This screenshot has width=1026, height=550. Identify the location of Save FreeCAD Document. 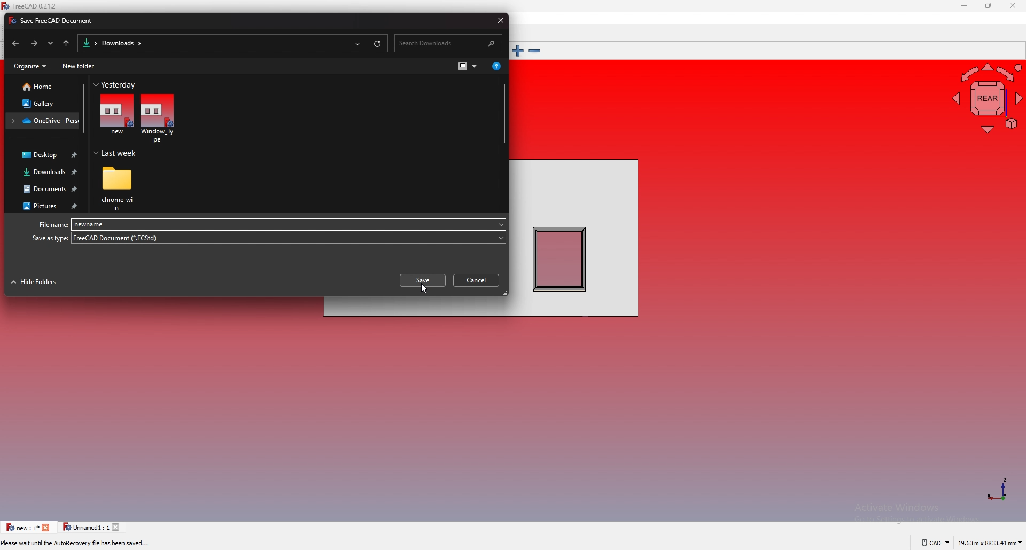
(57, 20).